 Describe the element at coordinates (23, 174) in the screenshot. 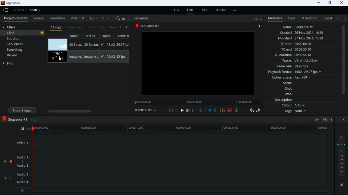

I see `audio 3` at that location.